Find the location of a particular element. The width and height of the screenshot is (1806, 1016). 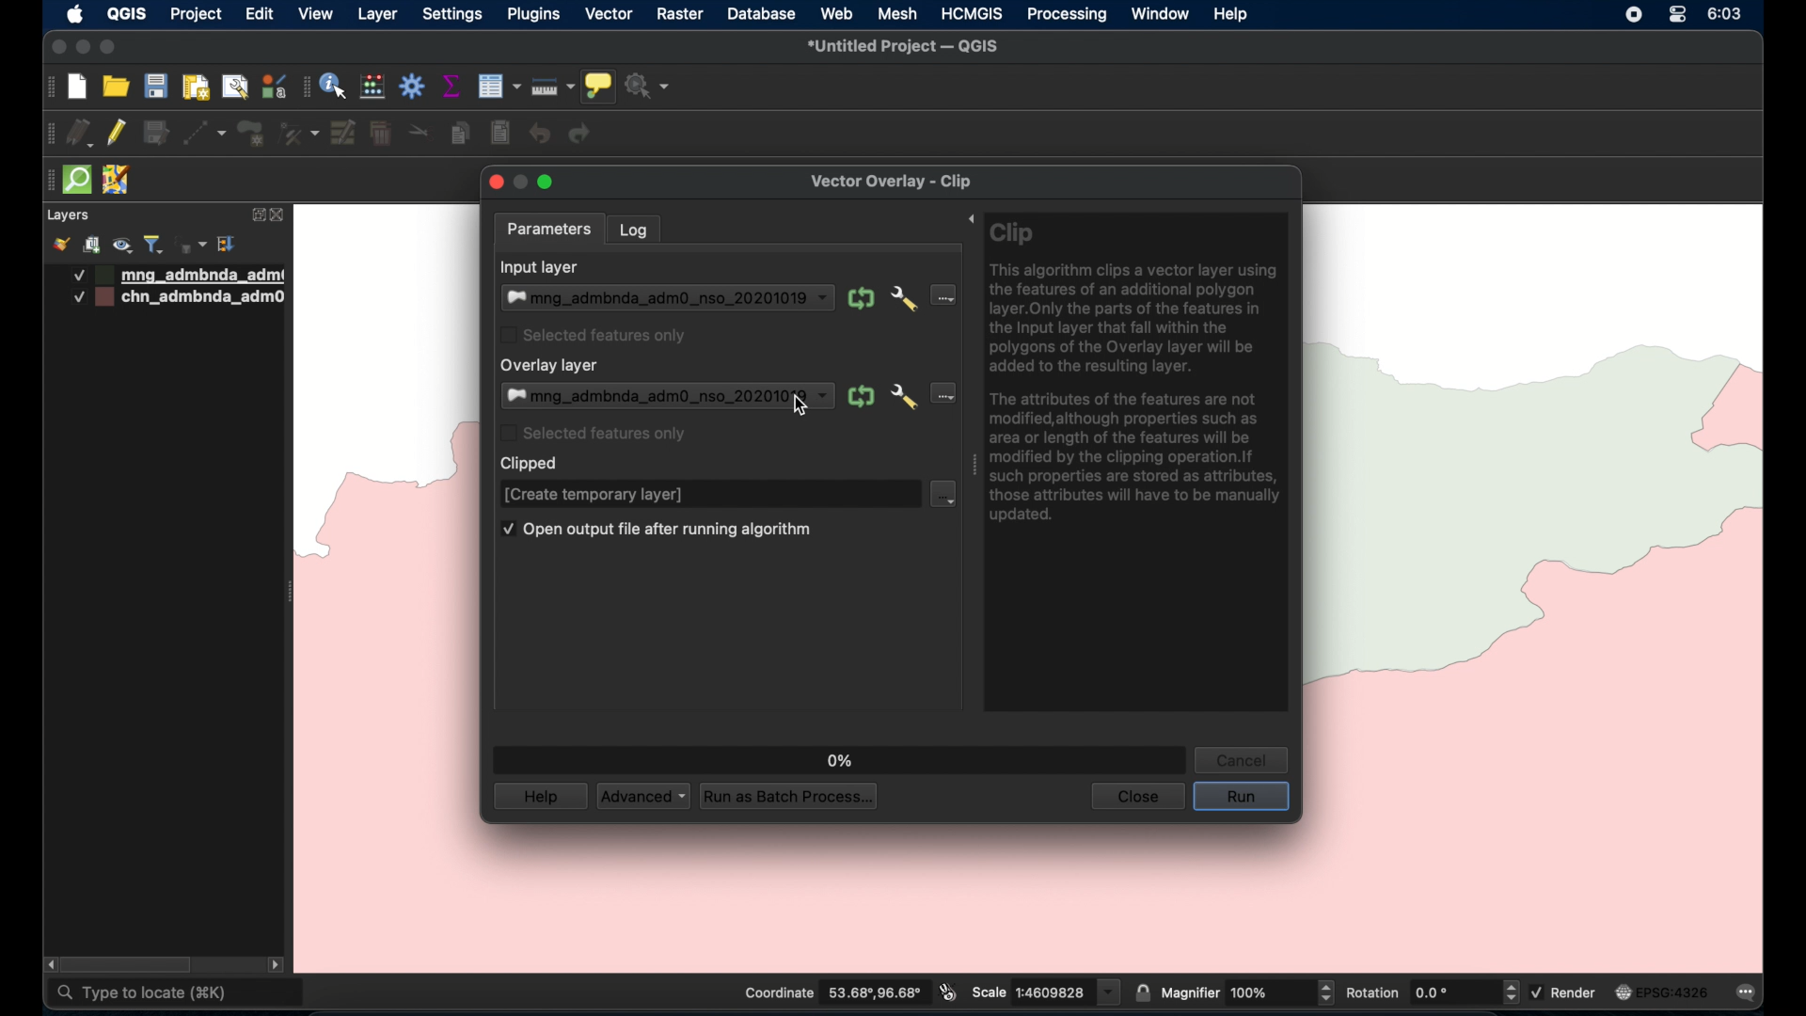

open attribute table is located at coordinates (499, 87).